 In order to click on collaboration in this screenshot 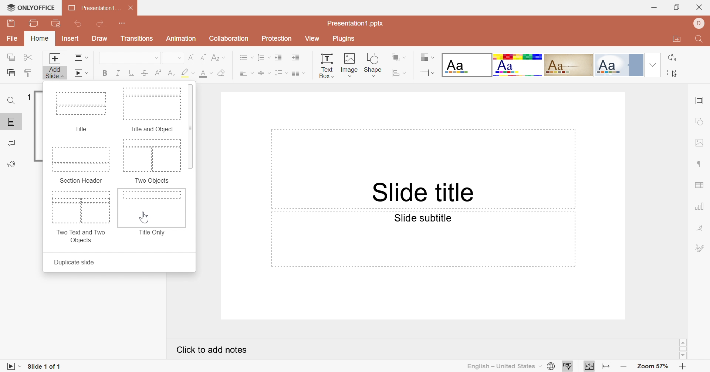, I will do `click(230, 39)`.